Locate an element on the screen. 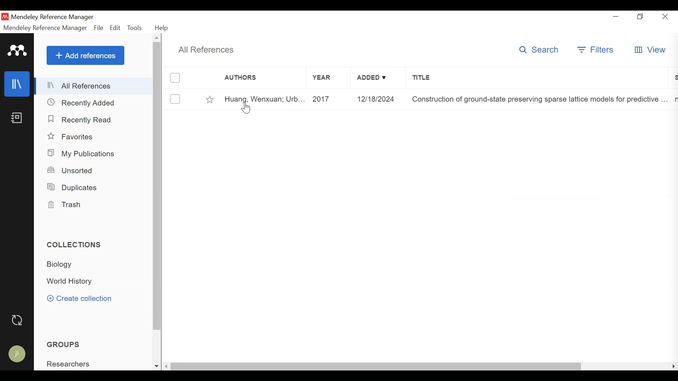 The image size is (678, 381). Edit is located at coordinates (114, 28).